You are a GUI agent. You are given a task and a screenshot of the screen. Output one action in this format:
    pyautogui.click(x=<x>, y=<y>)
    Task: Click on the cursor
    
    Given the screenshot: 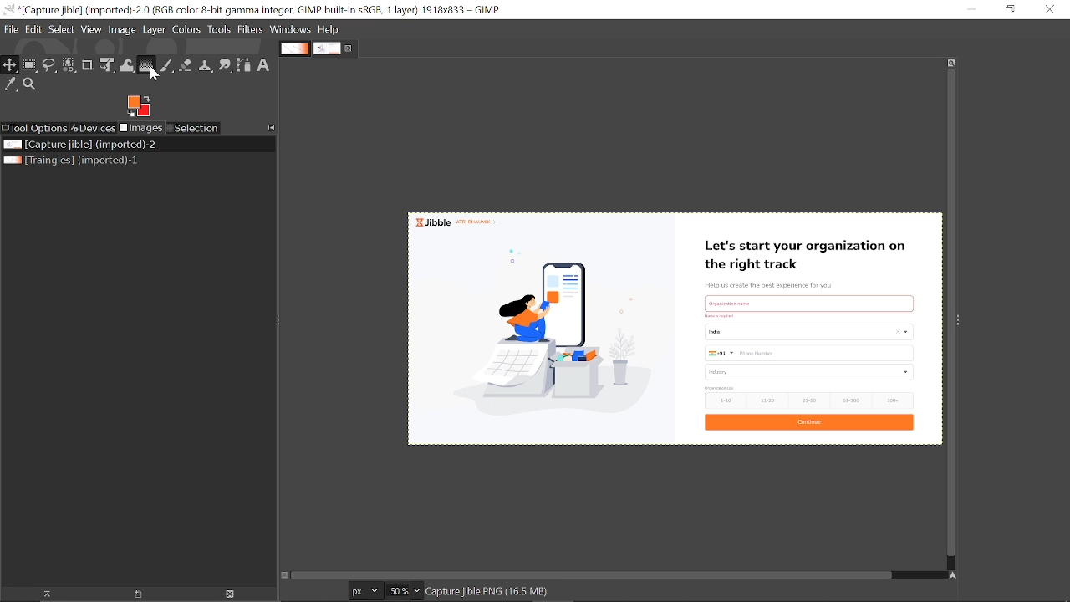 What is the action you would take?
    pyautogui.click(x=158, y=76)
    